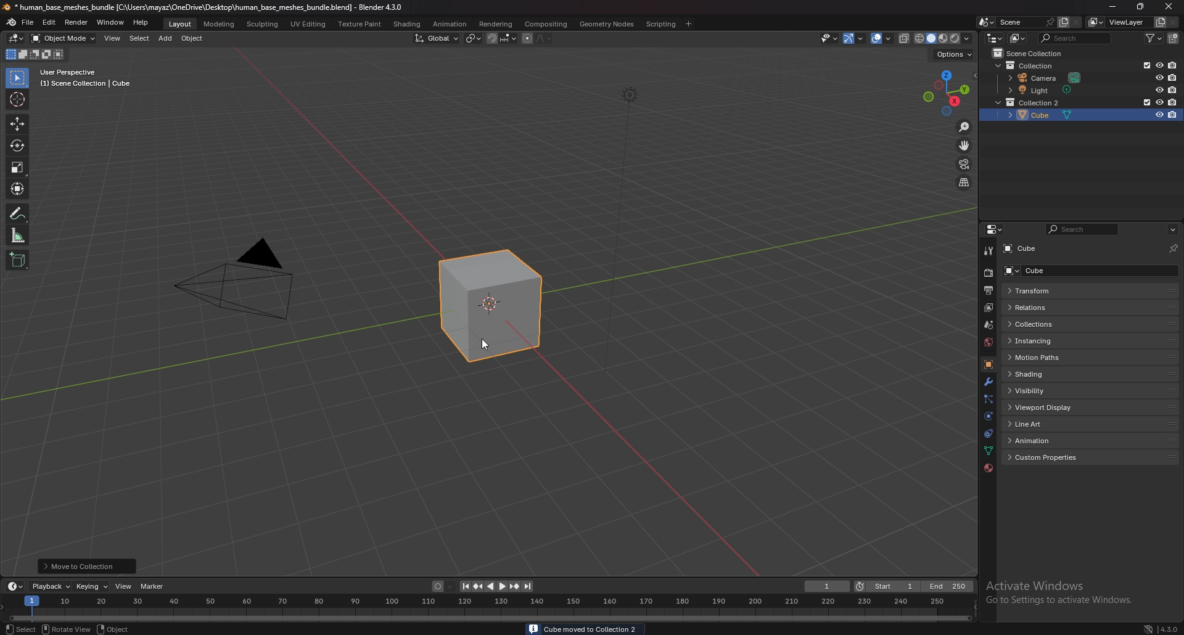 The width and height of the screenshot is (1184, 635). I want to click on options, so click(1172, 230).